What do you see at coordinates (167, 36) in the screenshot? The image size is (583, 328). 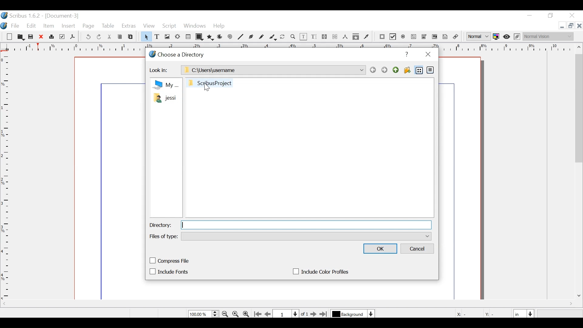 I see `Image frame` at bounding box center [167, 36].